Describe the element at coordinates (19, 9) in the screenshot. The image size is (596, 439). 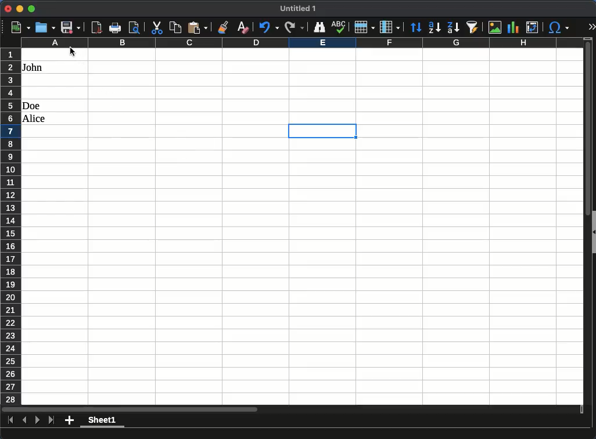
I see `minimize` at that location.